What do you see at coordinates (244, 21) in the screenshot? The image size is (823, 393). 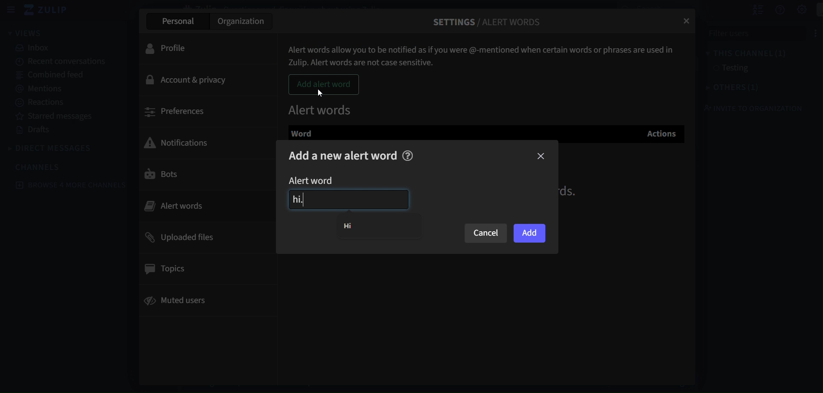 I see `organization` at bounding box center [244, 21].